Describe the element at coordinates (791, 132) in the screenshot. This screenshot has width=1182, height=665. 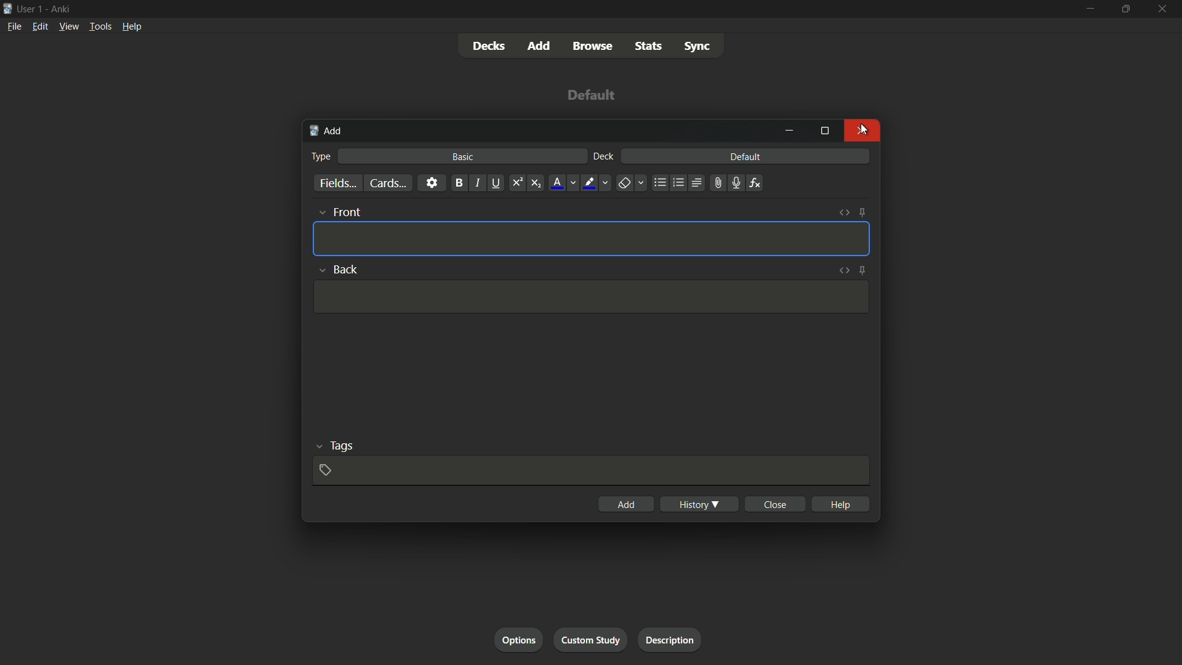
I see `minimize` at that location.